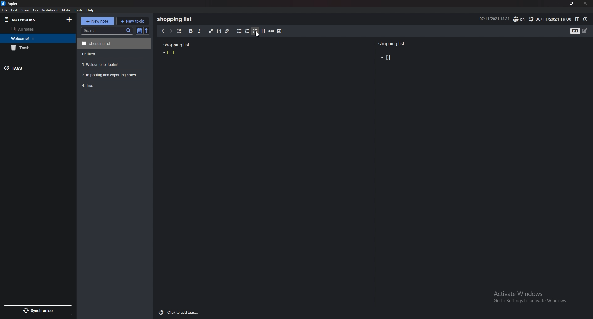 The width and height of the screenshot is (593, 319). What do you see at coordinates (69, 19) in the screenshot?
I see `add notebooks` at bounding box center [69, 19].